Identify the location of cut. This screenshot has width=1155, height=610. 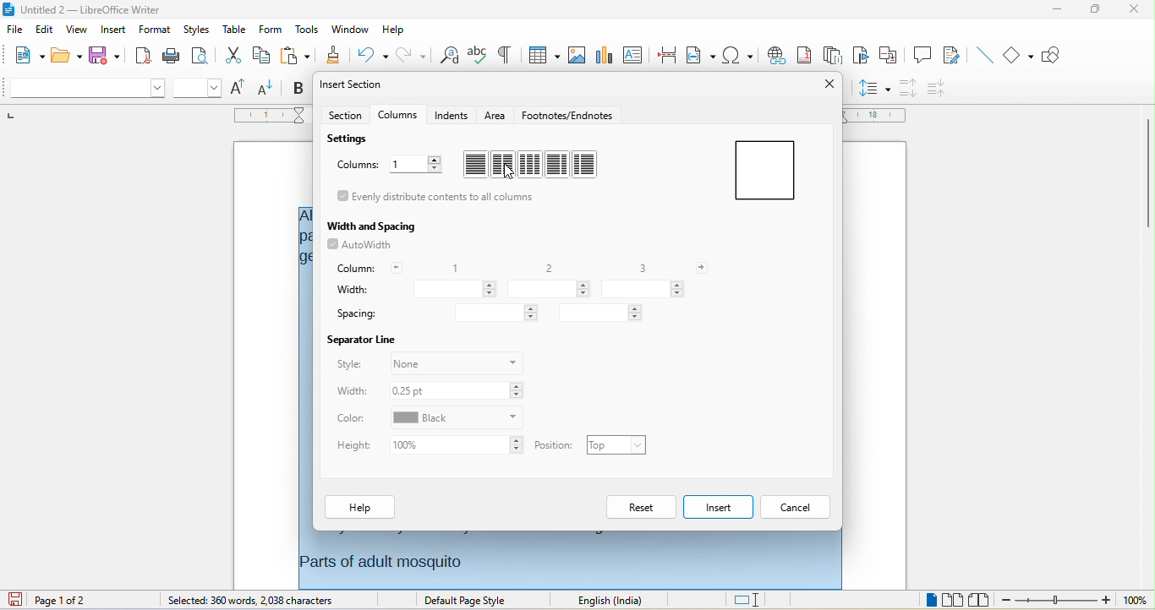
(231, 56).